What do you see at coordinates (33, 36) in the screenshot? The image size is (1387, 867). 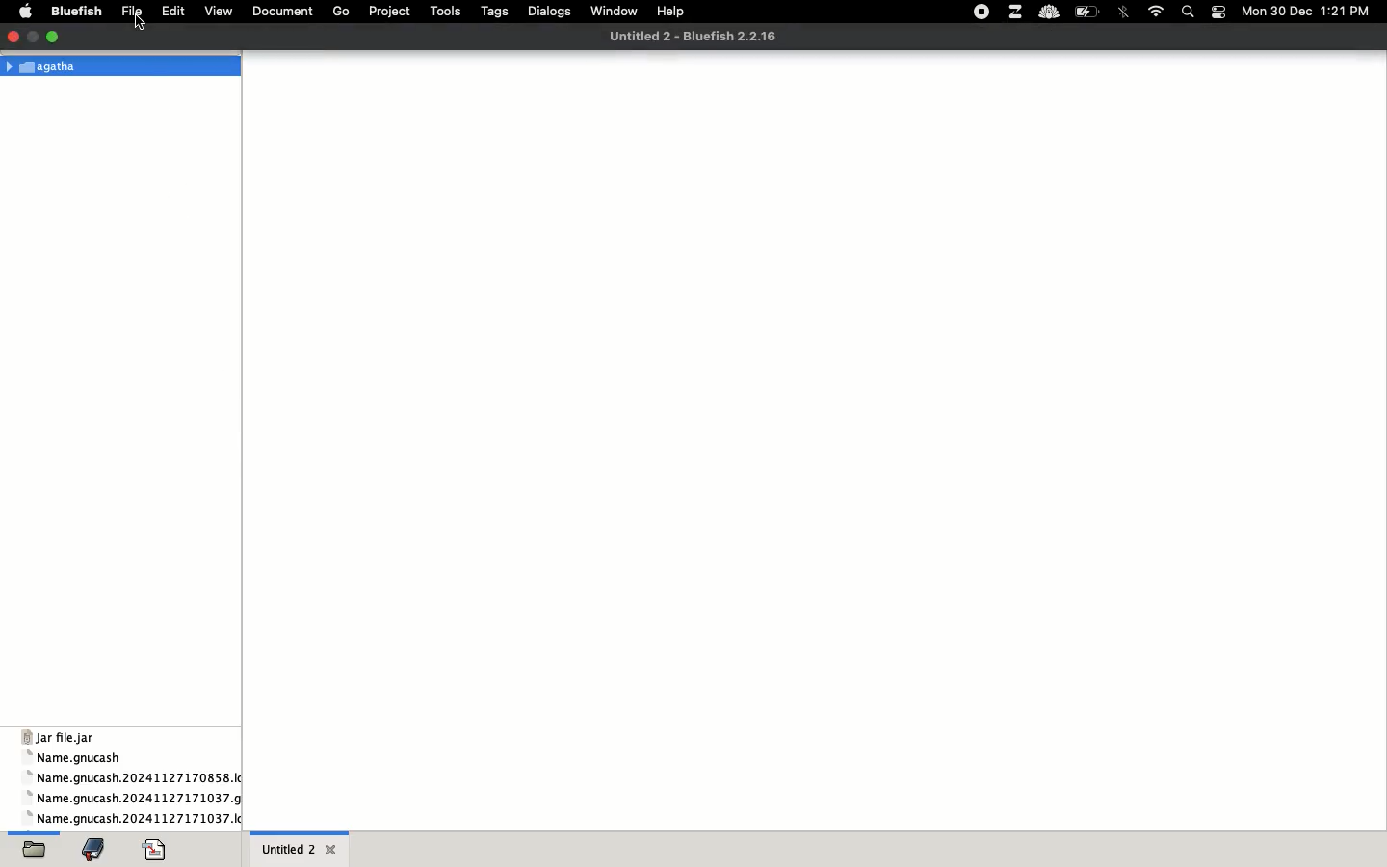 I see `maximize` at bounding box center [33, 36].